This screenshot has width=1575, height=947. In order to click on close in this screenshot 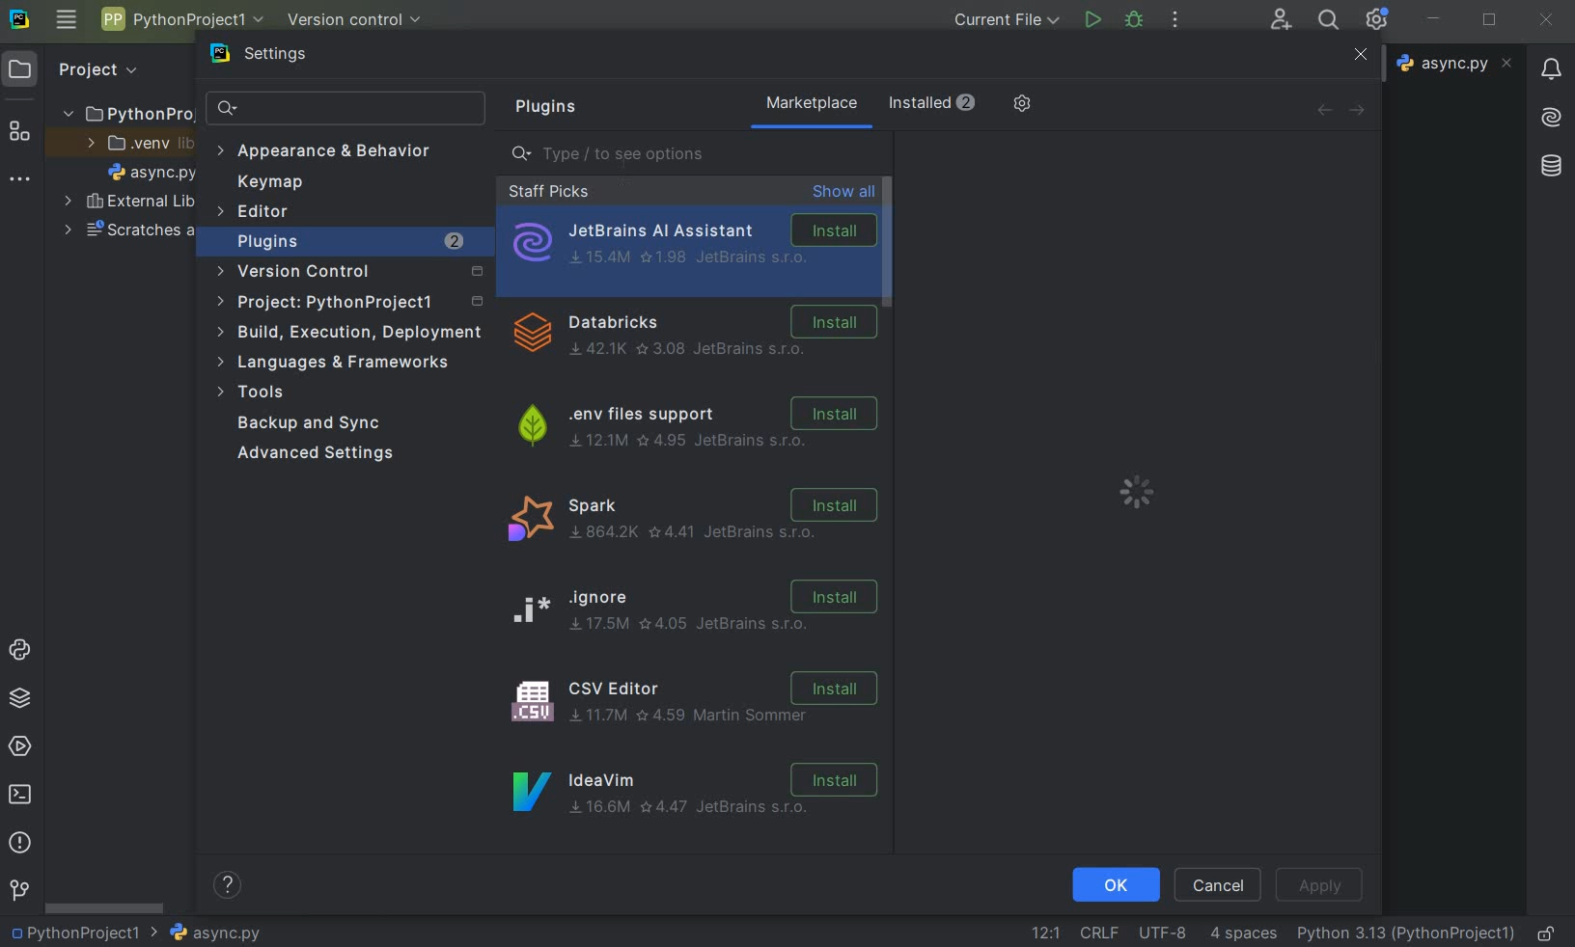, I will do `click(1360, 55)`.